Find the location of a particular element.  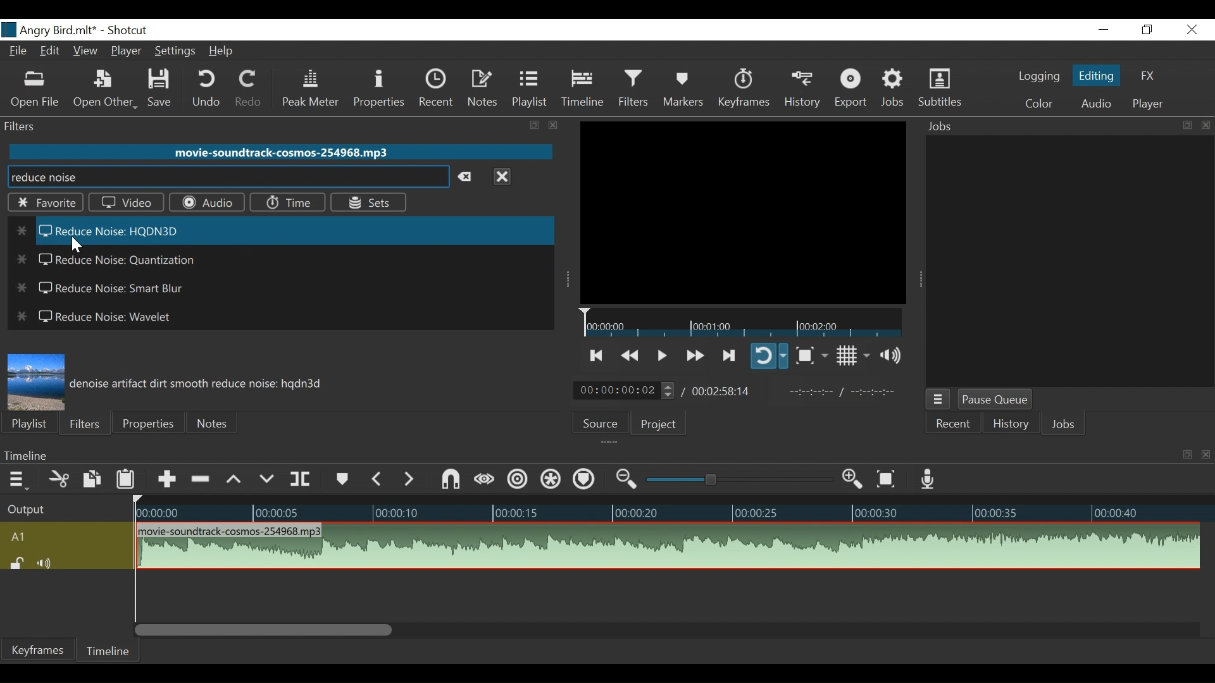

Zoom timeline in is located at coordinates (855, 479).